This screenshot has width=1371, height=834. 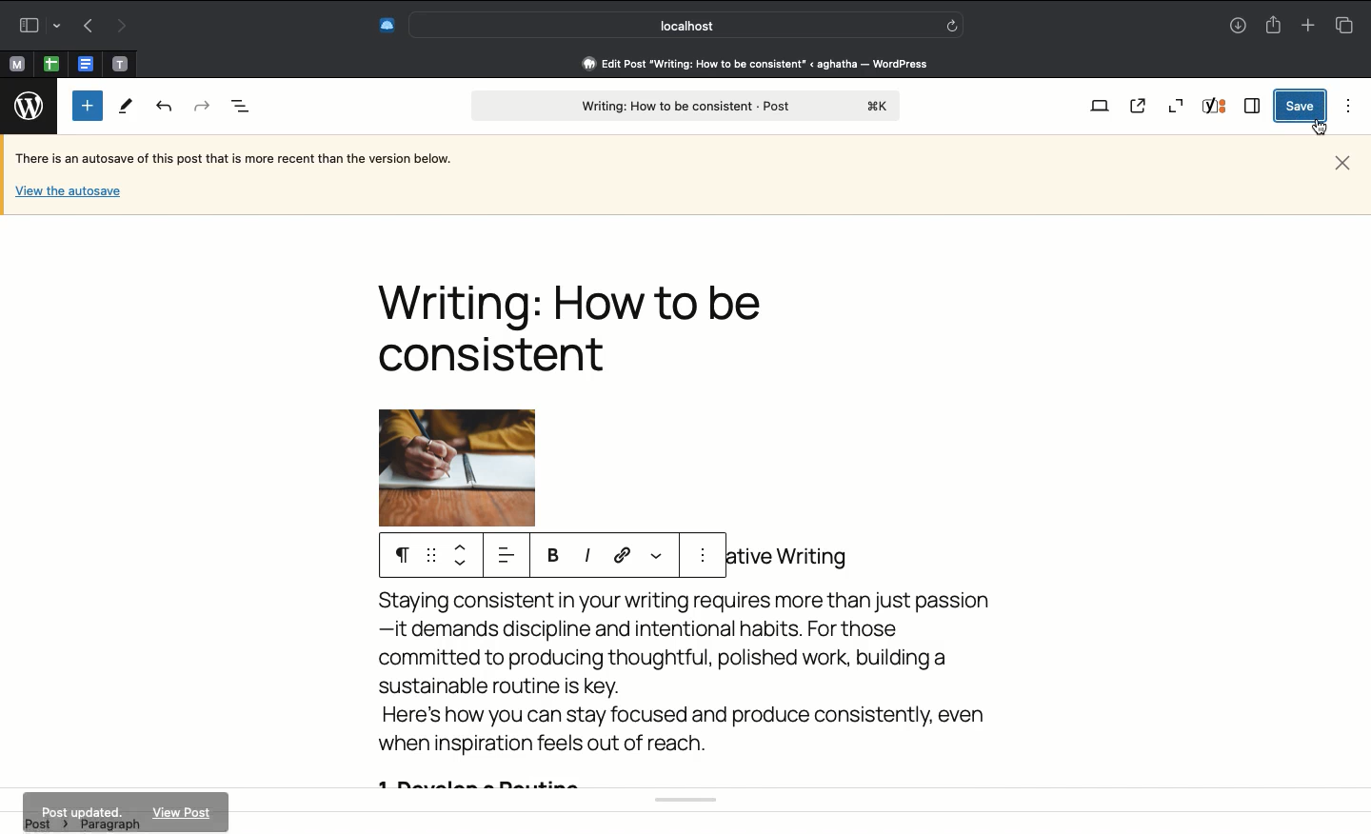 What do you see at coordinates (241, 108) in the screenshot?
I see `Document overview` at bounding box center [241, 108].